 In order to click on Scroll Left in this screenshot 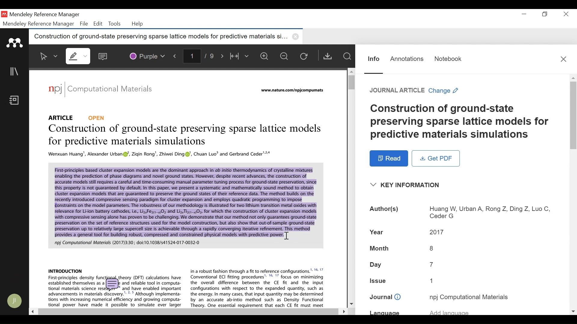, I will do `click(32, 311)`.